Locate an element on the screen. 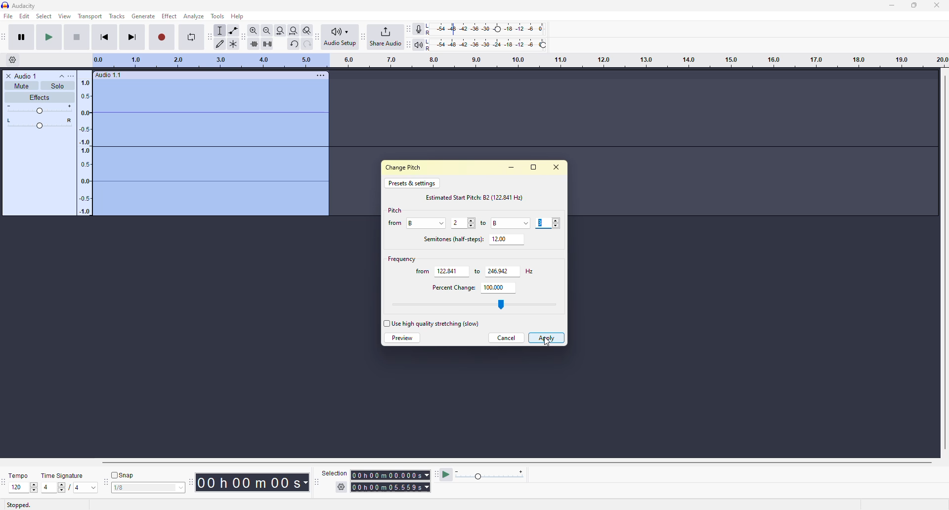 This screenshot has width=949, height=510. redo is located at coordinates (307, 44).